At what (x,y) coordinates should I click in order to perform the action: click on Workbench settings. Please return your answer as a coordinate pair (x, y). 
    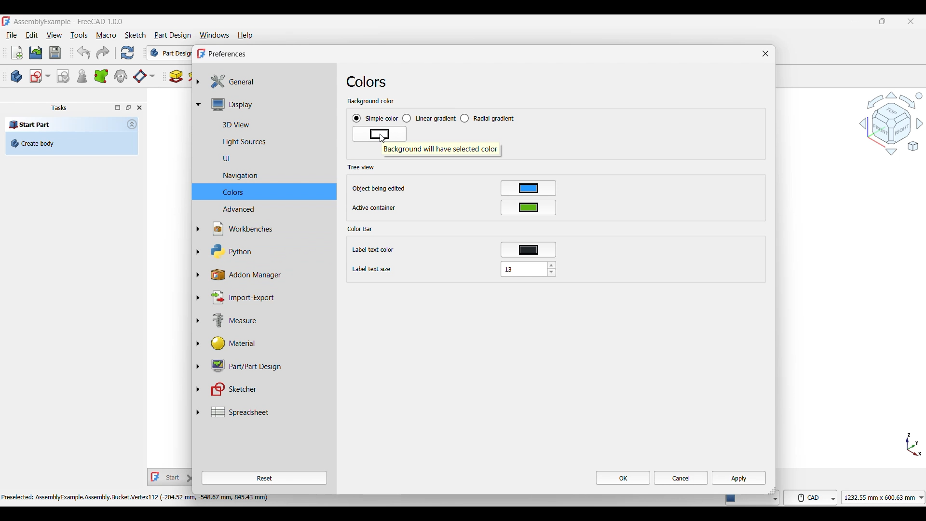
    Looking at the image, I should click on (269, 229).